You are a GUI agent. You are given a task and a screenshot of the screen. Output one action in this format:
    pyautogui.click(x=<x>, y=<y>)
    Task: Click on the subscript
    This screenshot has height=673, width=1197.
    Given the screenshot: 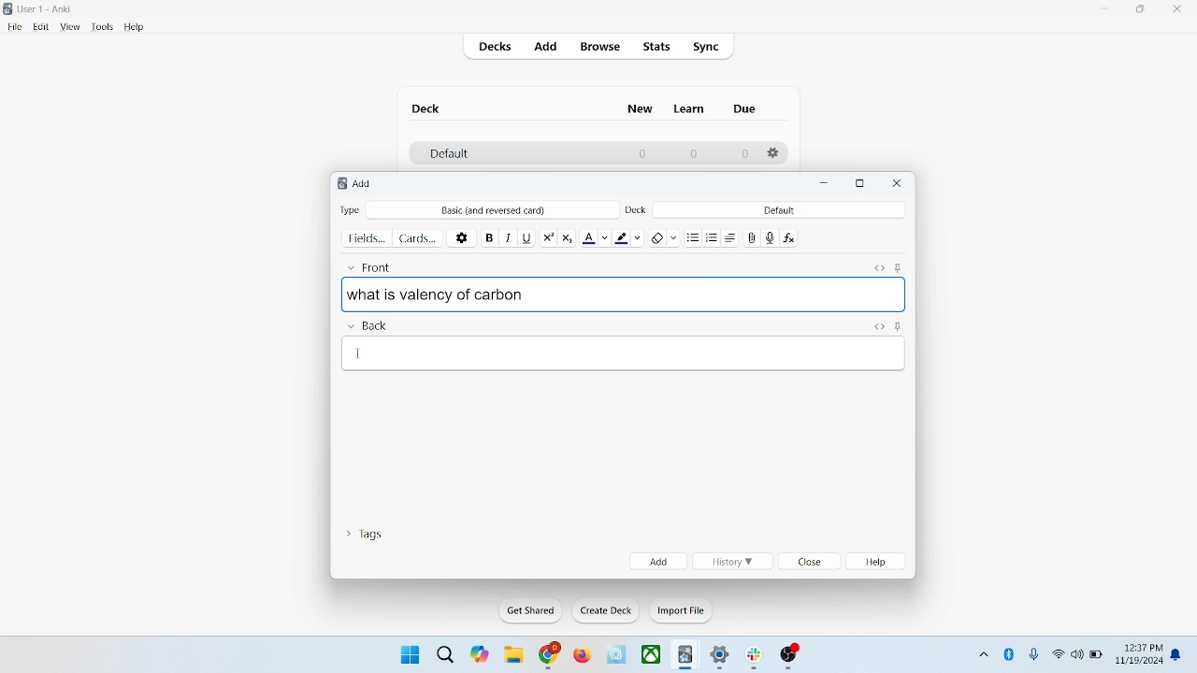 What is the action you would take?
    pyautogui.click(x=567, y=236)
    